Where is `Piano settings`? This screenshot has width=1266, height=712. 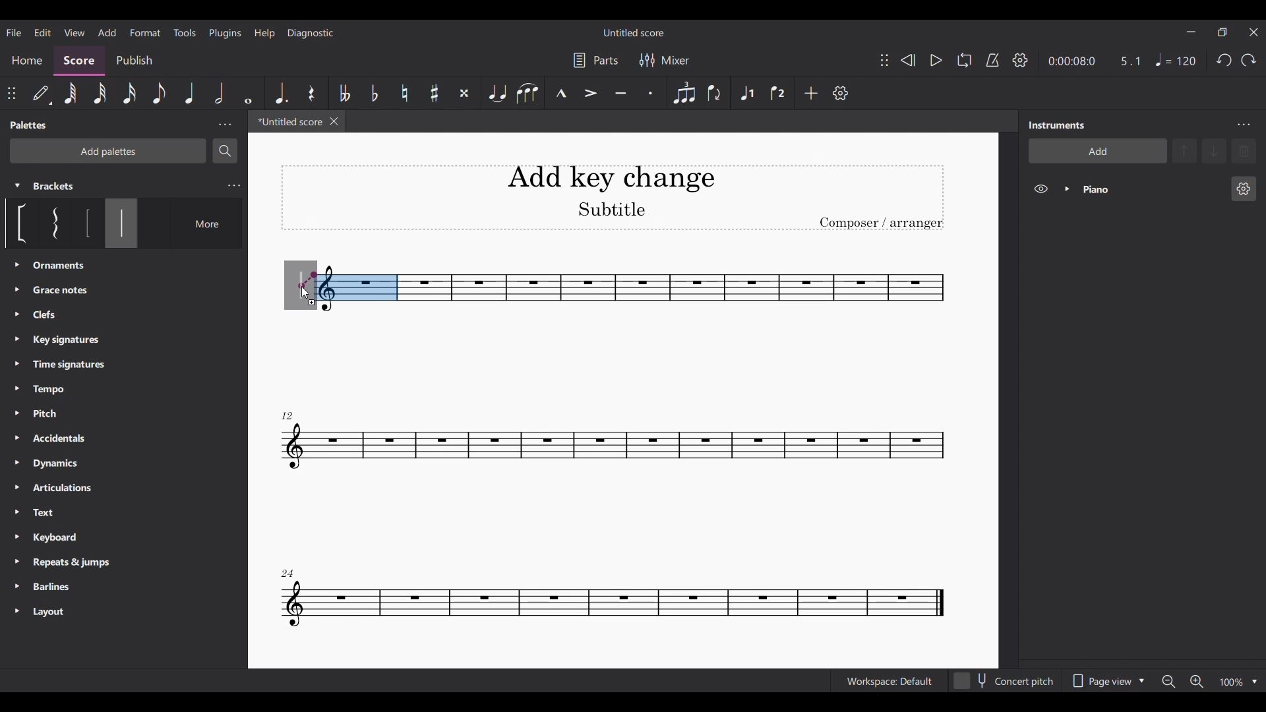
Piano settings is located at coordinates (1244, 189).